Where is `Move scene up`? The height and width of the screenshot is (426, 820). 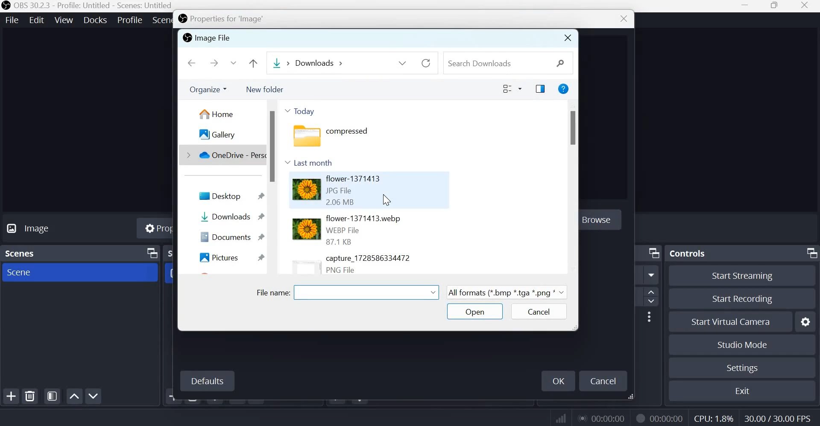
Move scene up is located at coordinates (74, 396).